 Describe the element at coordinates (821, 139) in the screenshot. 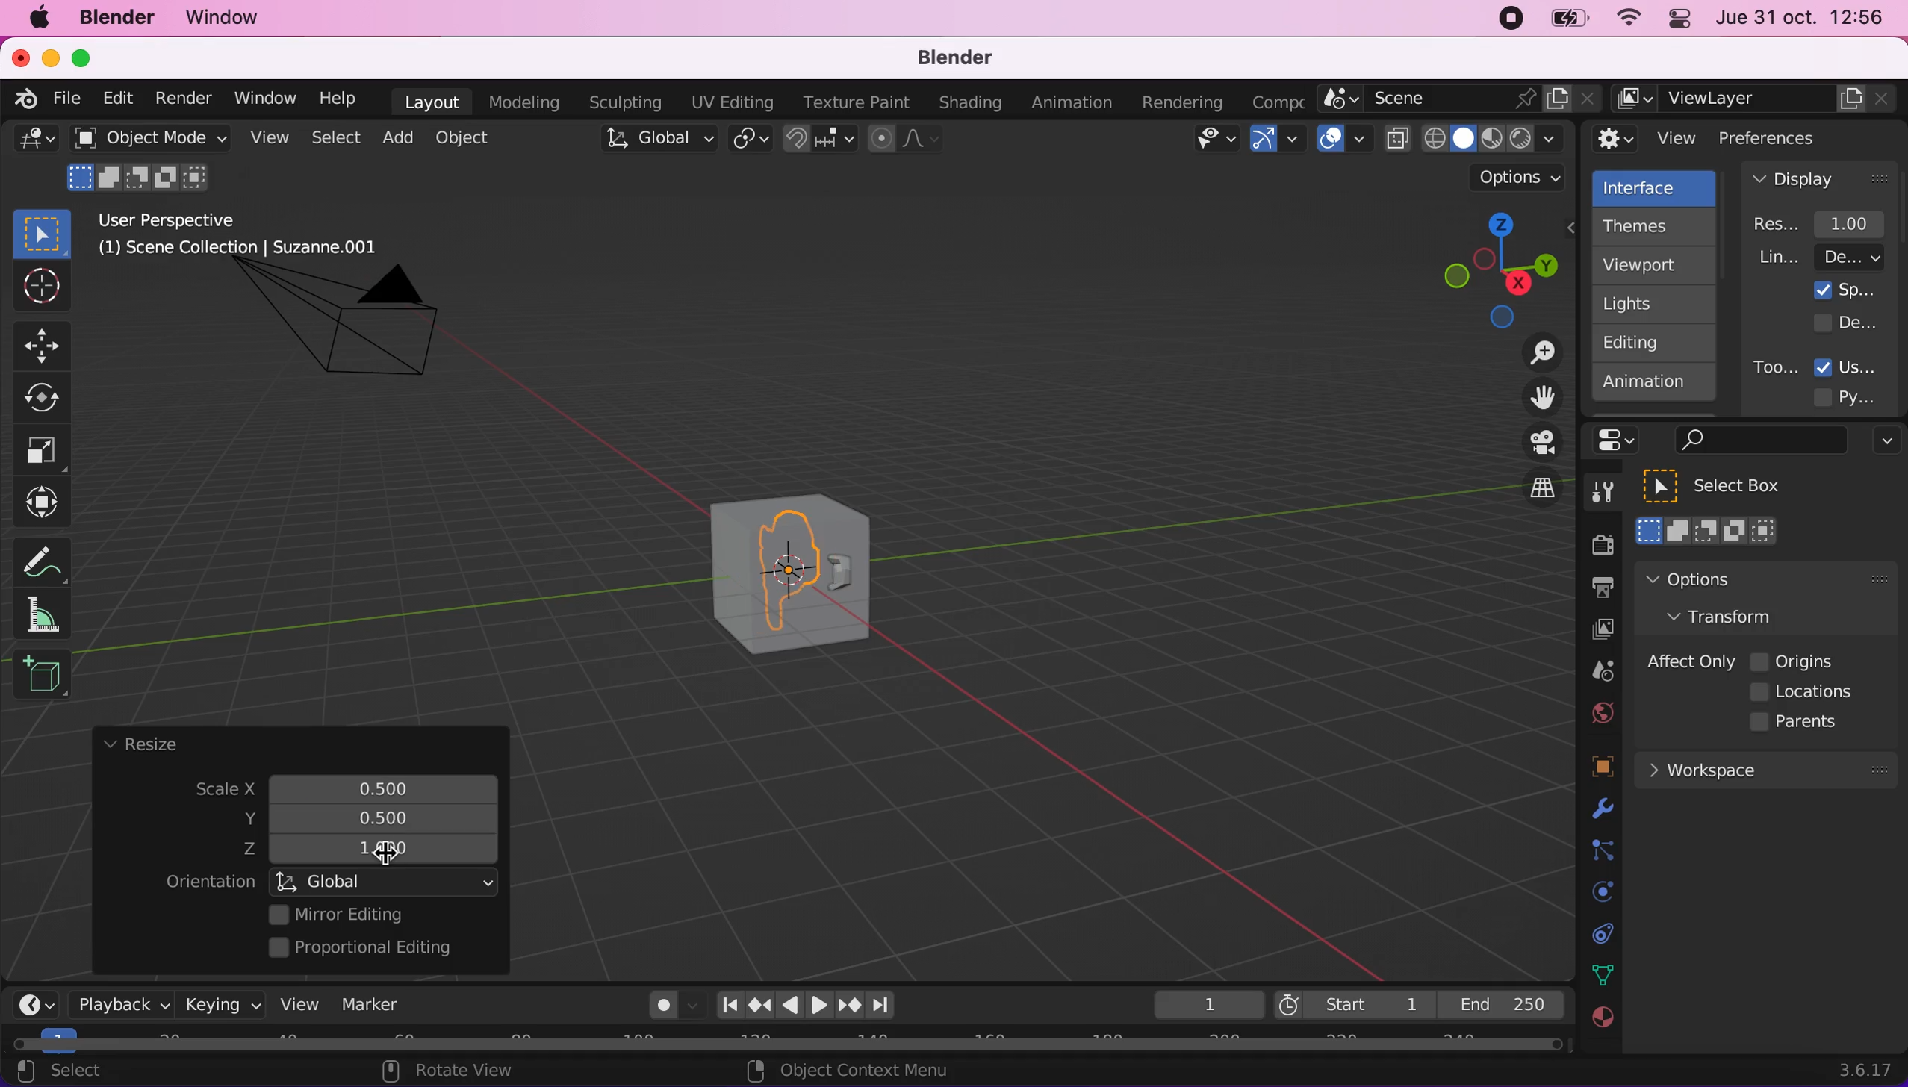

I see `snap` at that location.